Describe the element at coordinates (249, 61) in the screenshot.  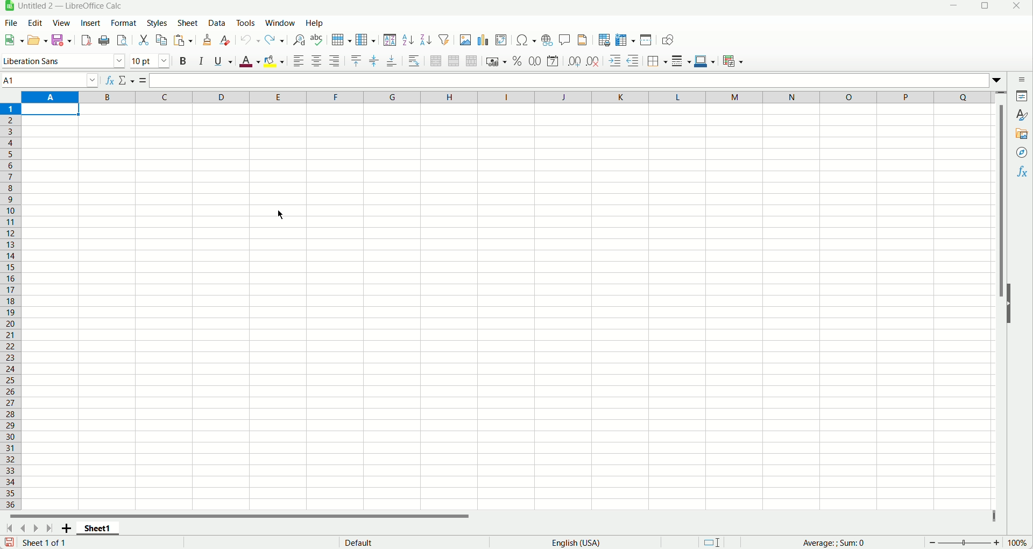
I see `Font color` at that location.